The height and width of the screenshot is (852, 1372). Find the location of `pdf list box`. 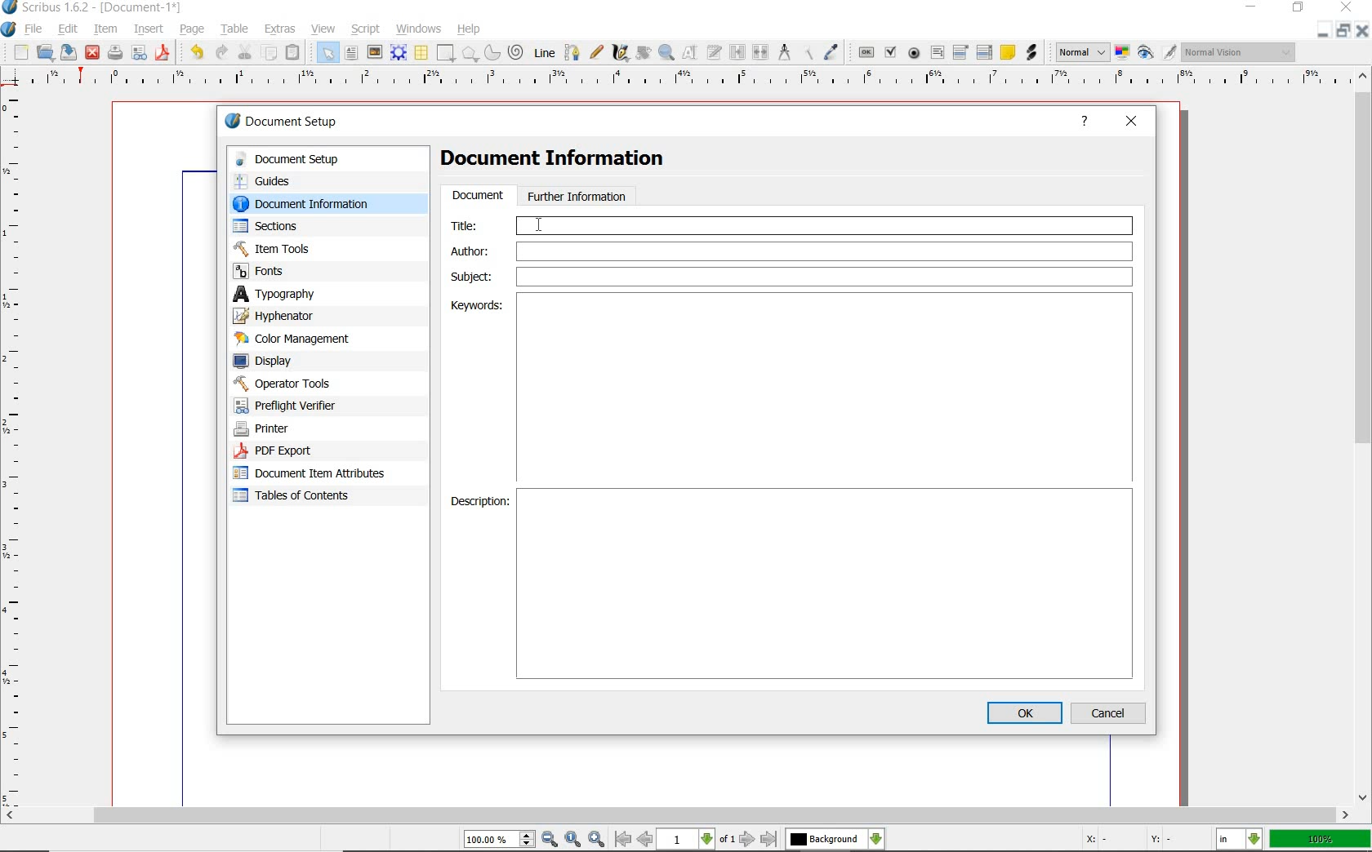

pdf list box is located at coordinates (983, 52).